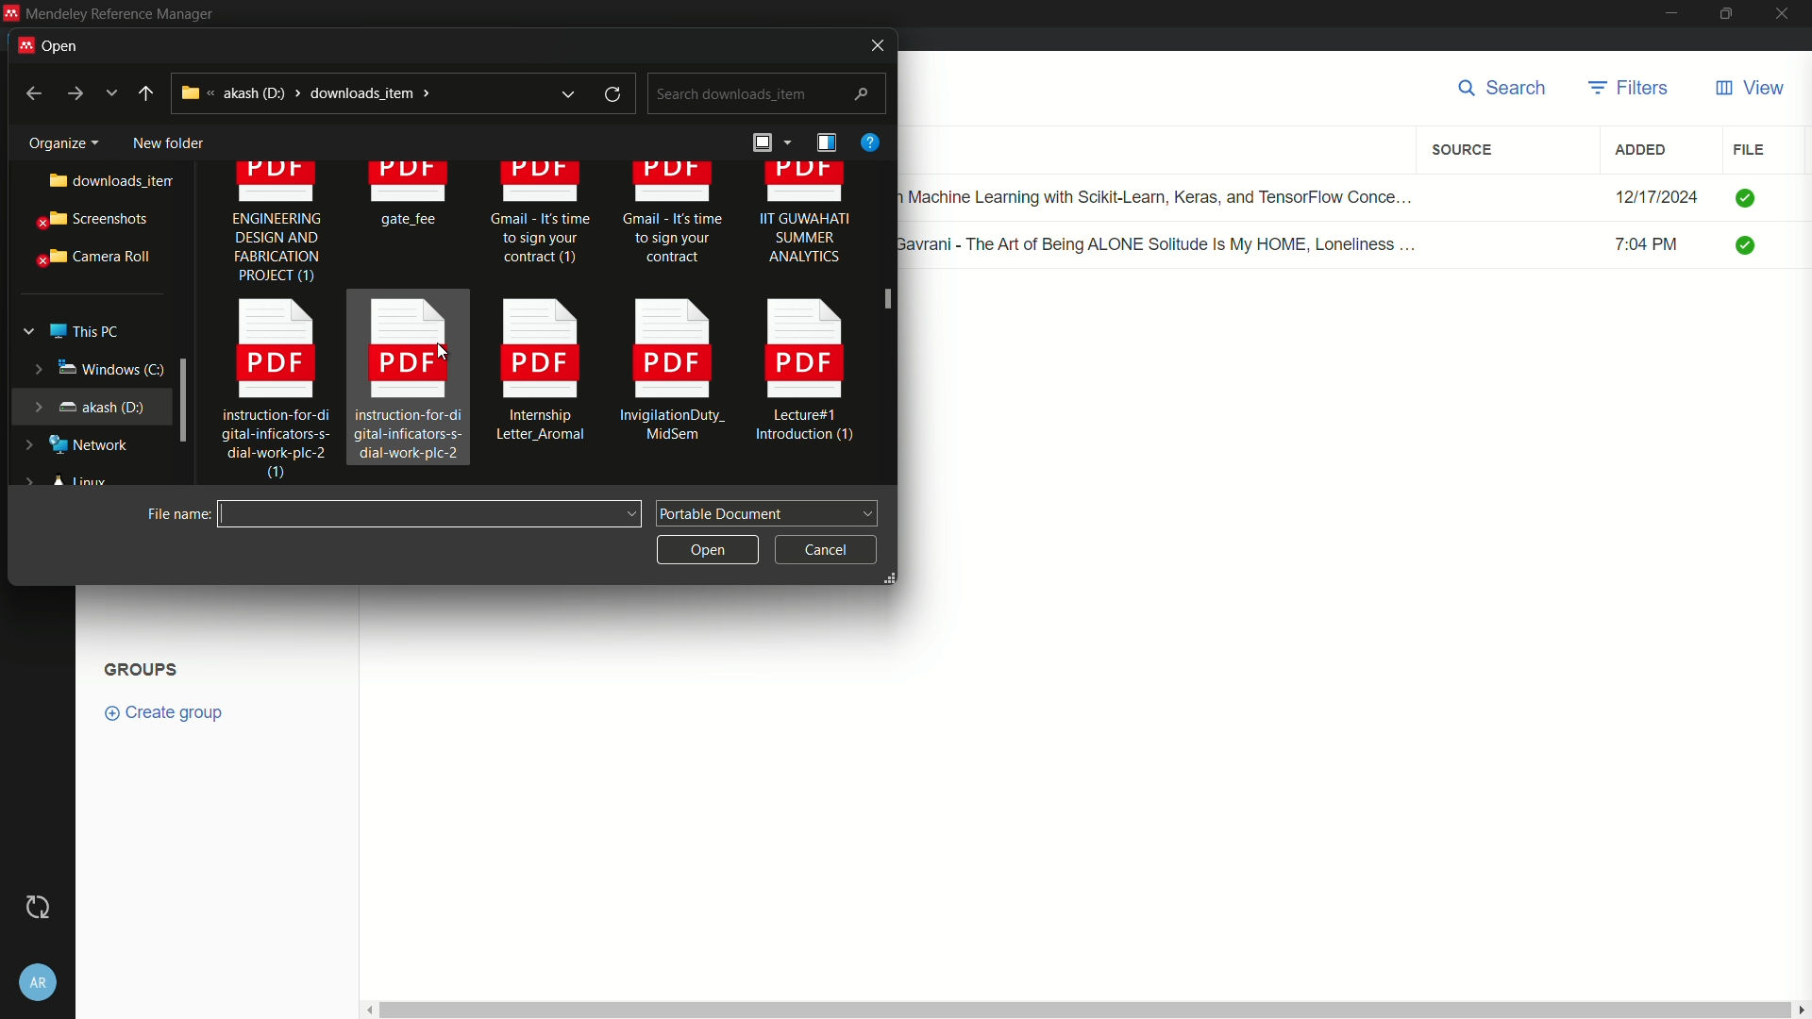 This screenshot has width=1812, height=1019. I want to click on arrange, so click(768, 145).